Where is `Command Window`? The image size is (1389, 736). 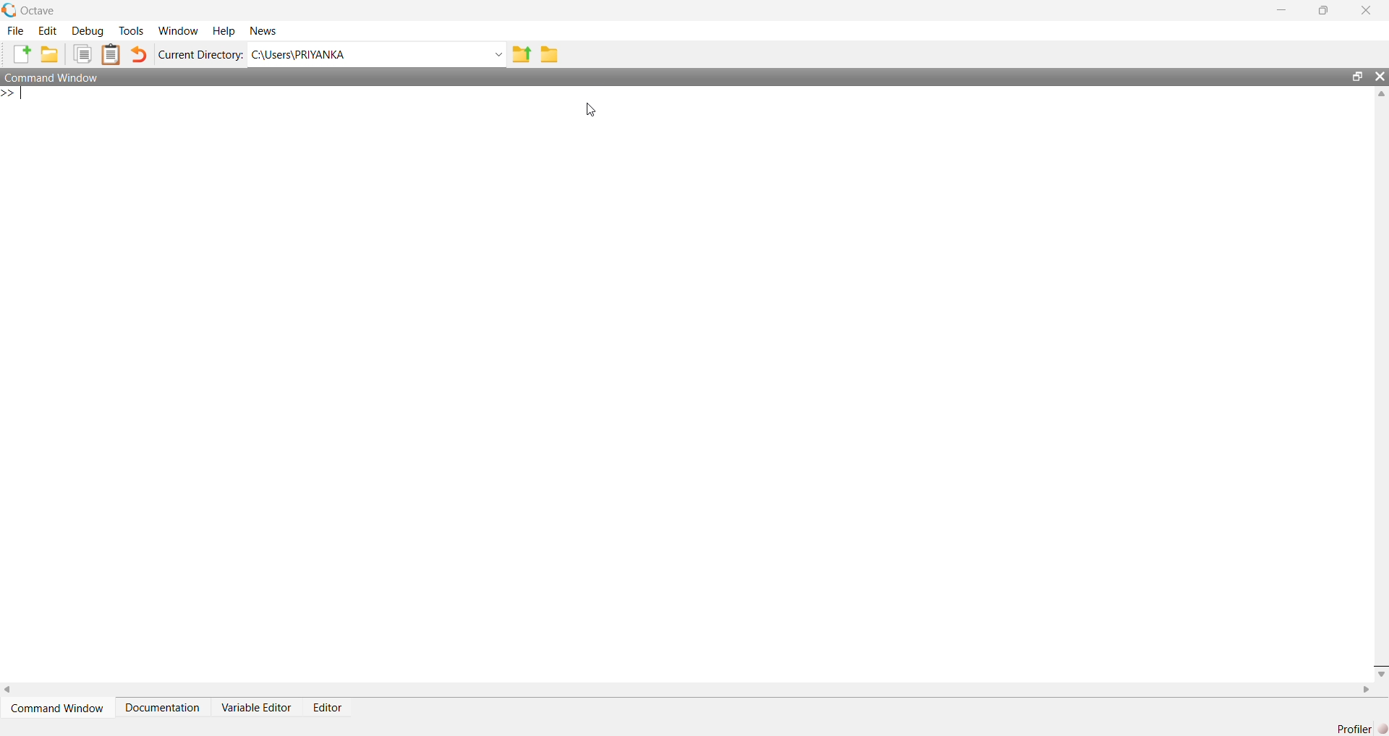
Command Window is located at coordinates (57, 708).